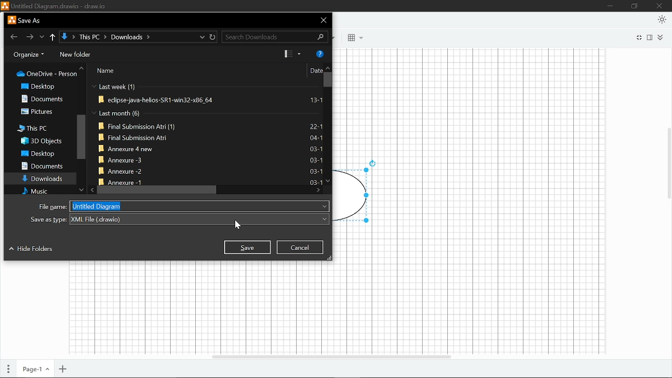 The height and width of the screenshot is (378, 672). Describe the element at coordinates (318, 190) in the screenshot. I see `move right` at that location.